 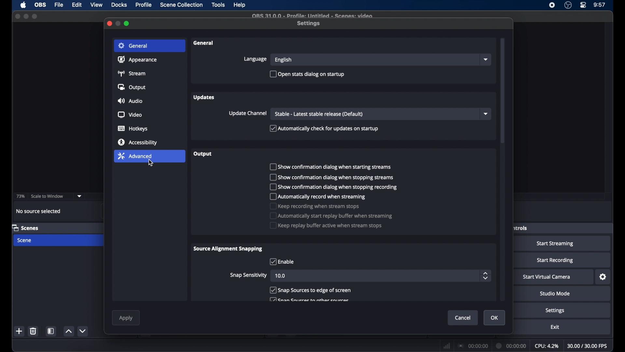 I want to click on advanced, so click(x=134, y=156).